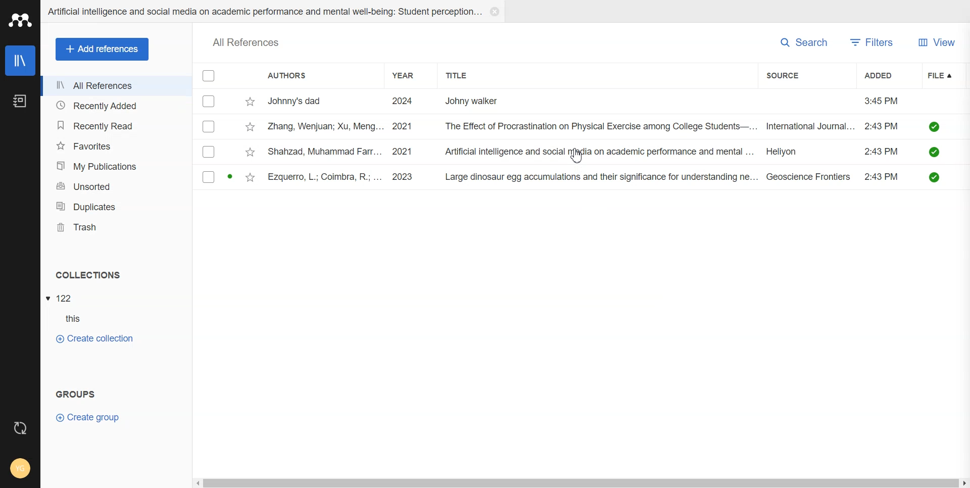 This screenshot has height=488, width=970. Describe the element at coordinates (76, 393) in the screenshot. I see `groups` at that location.